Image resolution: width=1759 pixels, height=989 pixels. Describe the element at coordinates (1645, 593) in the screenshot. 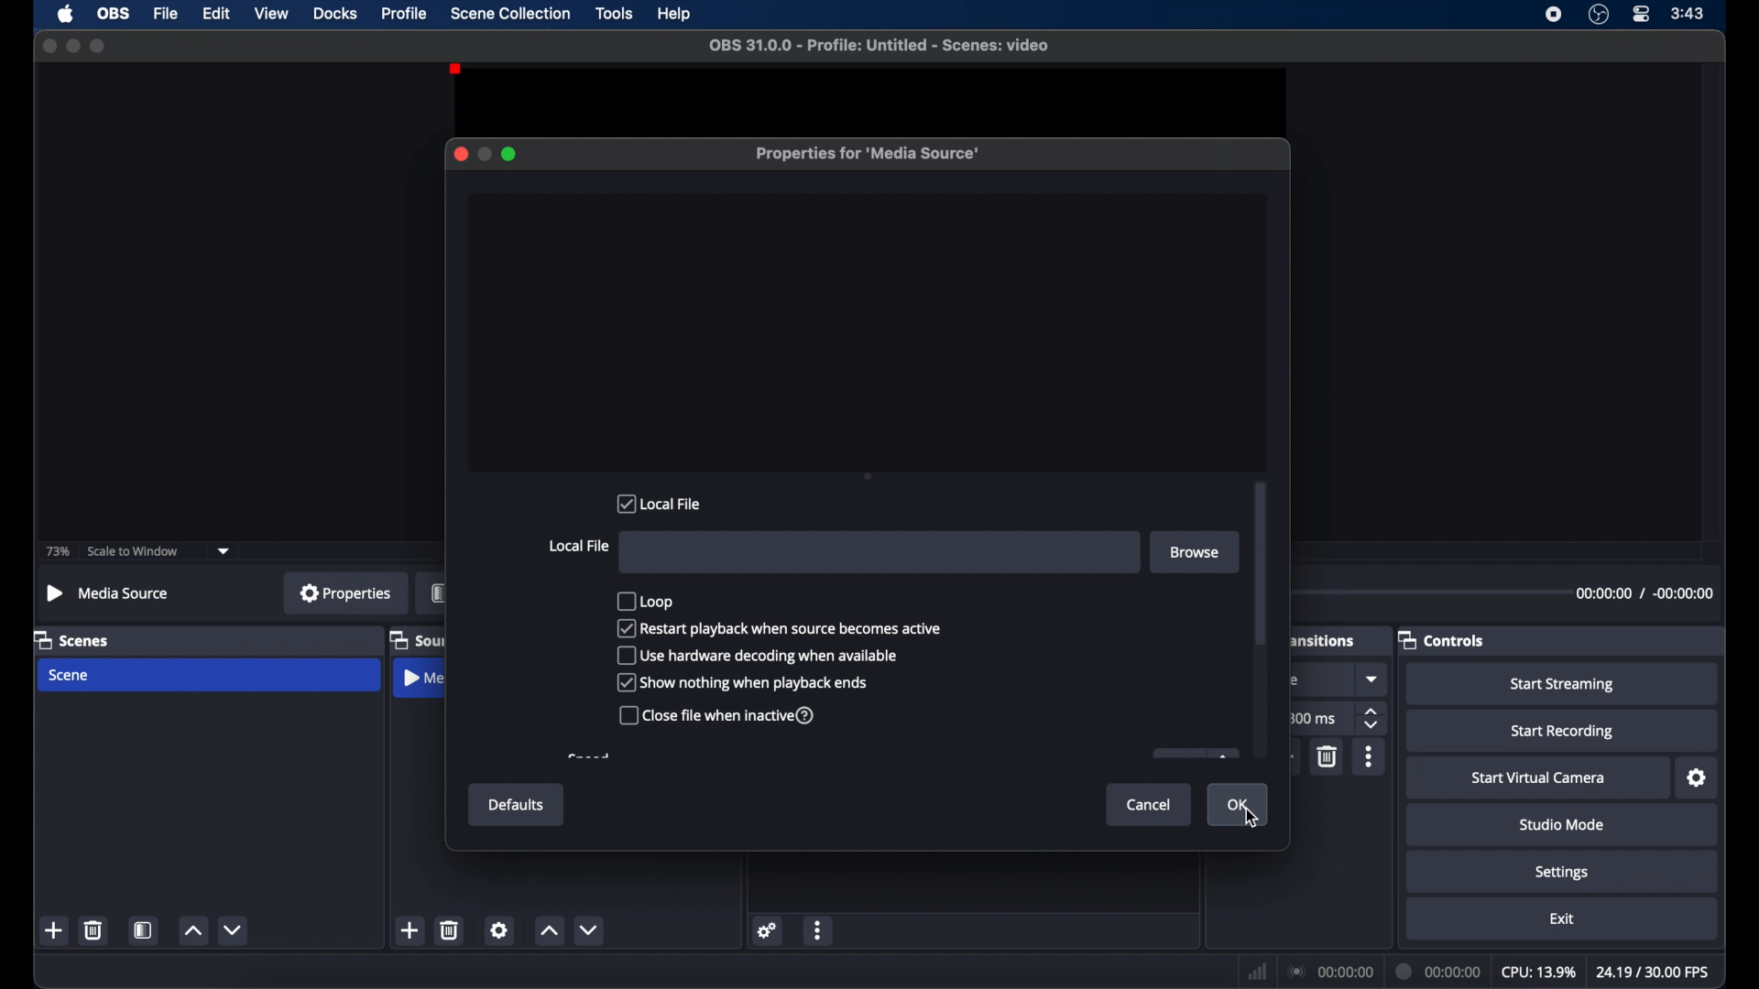

I see `00:00:00 / -00:00:00` at that location.